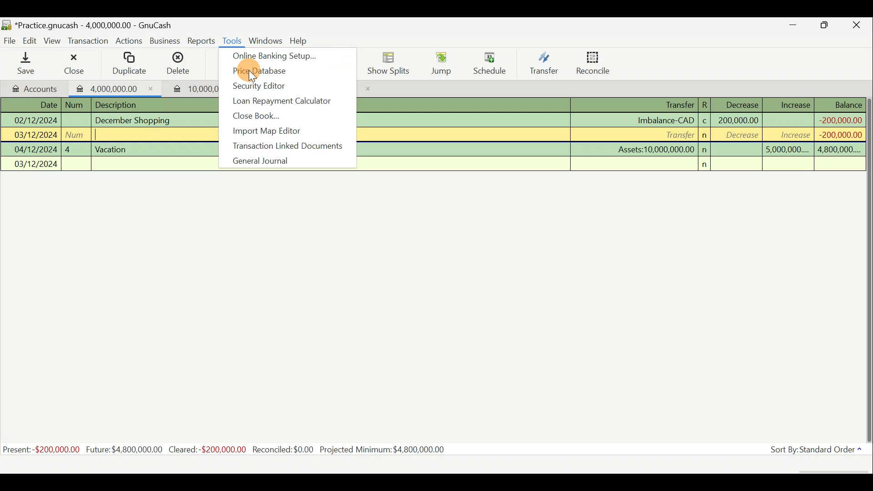  What do you see at coordinates (28, 64) in the screenshot?
I see `Save` at bounding box center [28, 64].